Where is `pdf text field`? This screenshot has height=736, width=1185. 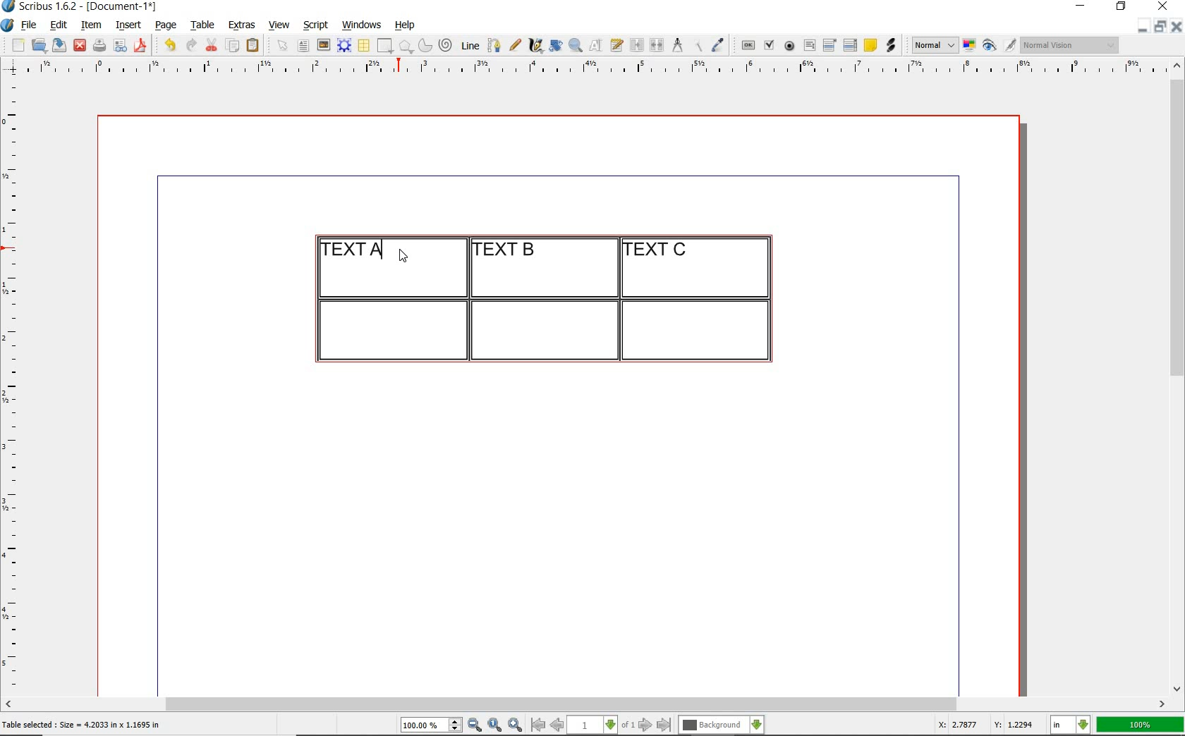 pdf text field is located at coordinates (809, 47).